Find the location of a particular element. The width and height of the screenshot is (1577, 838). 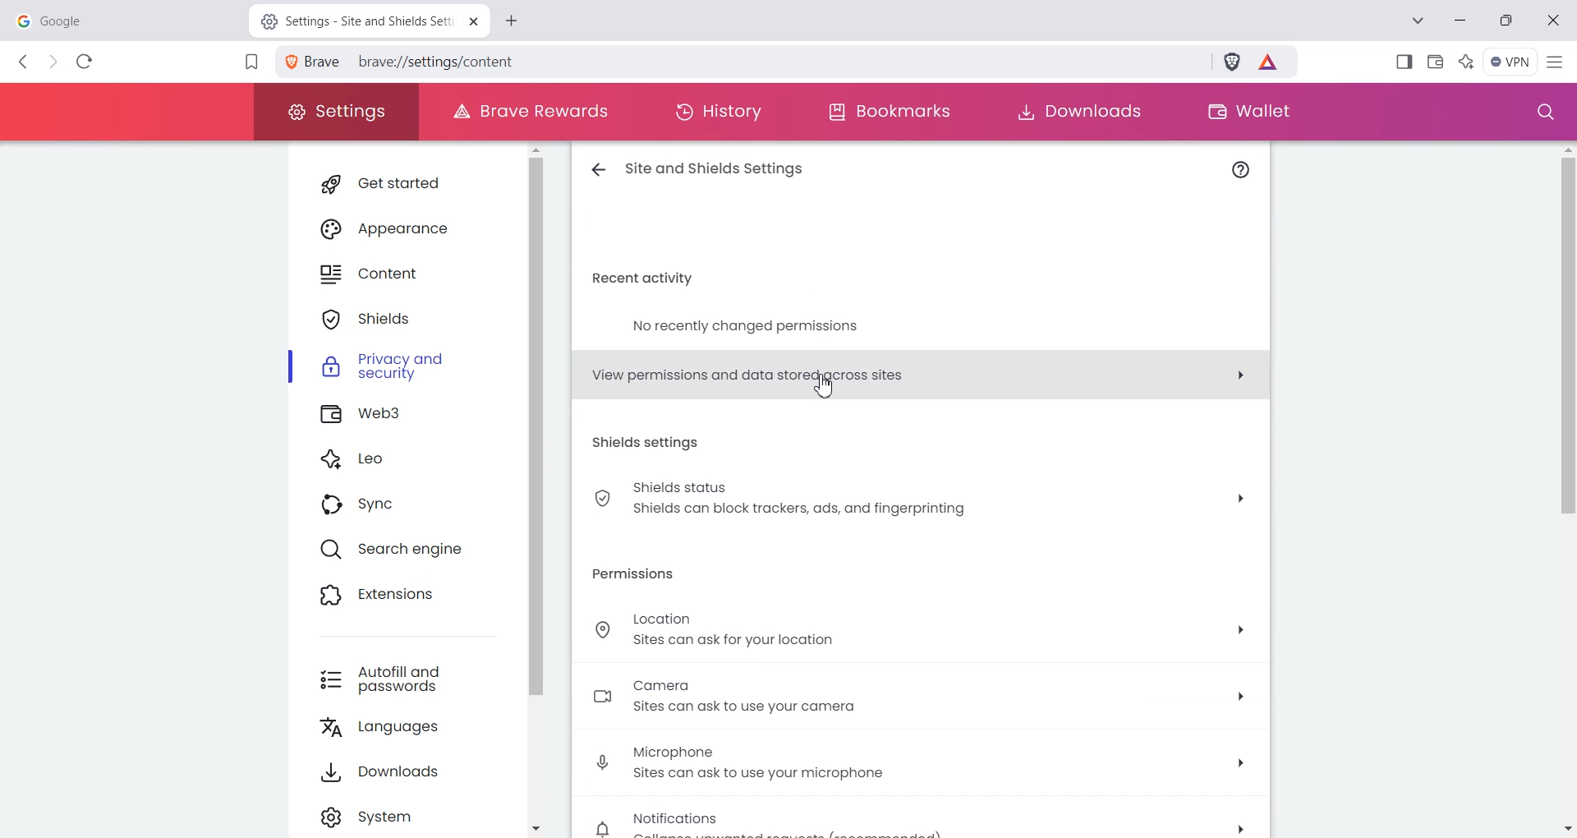

Notification is located at coordinates (923, 821).